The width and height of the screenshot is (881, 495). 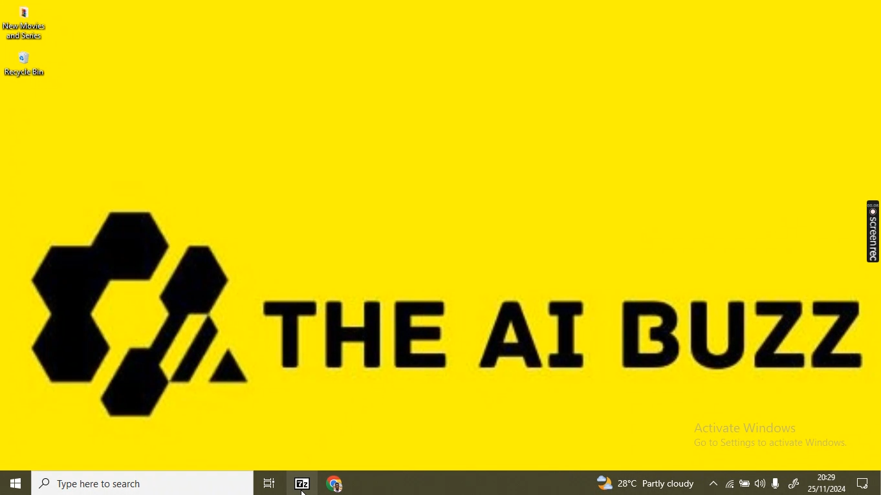 I want to click on widows ink workspace, so click(x=794, y=485).